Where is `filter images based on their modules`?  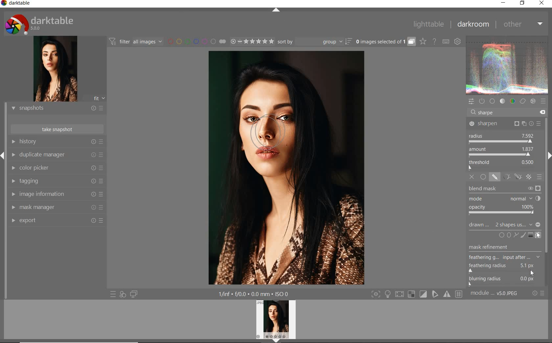
filter images based on their modules is located at coordinates (136, 41).